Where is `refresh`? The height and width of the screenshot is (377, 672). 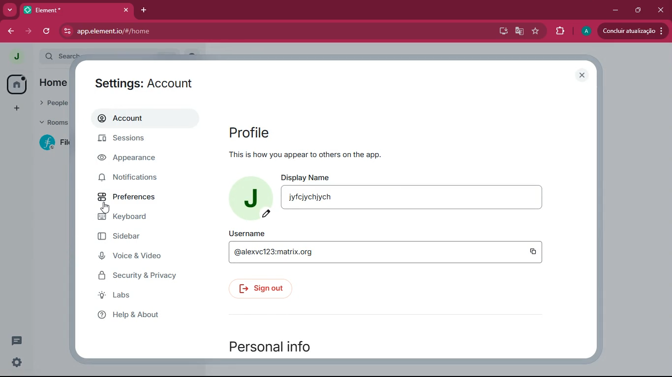 refresh is located at coordinates (50, 31).